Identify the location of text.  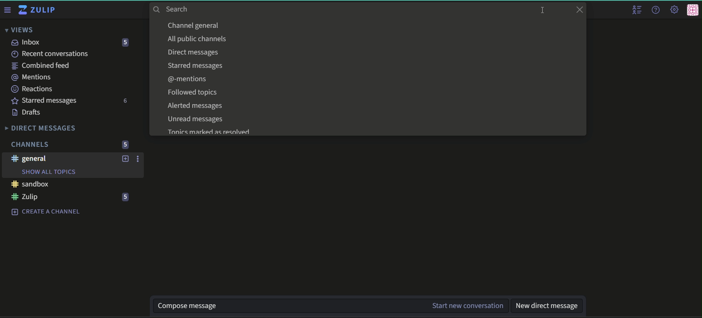
(195, 93).